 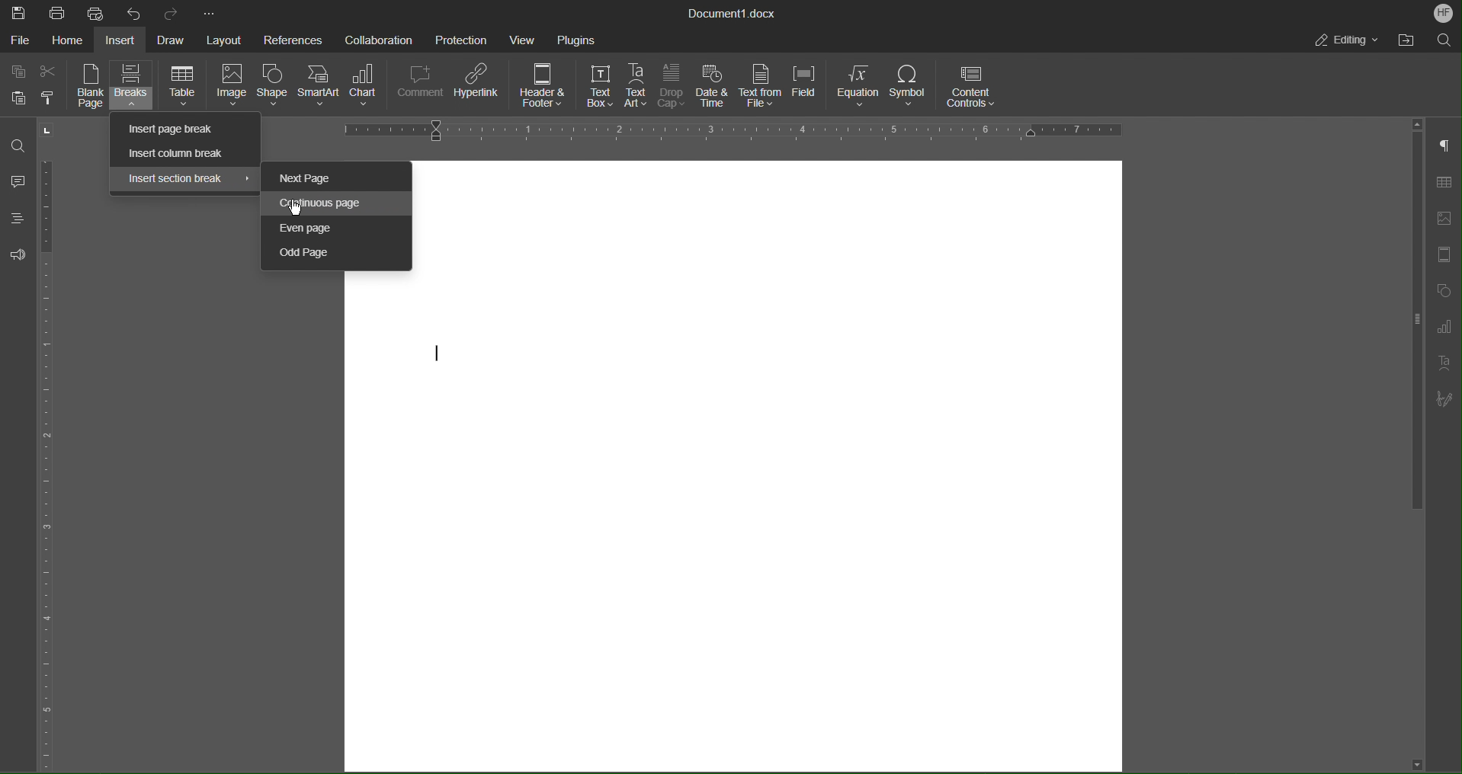 What do you see at coordinates (761, 86) in the screenshot?
I see `Text from File` at bounding box center [761, 86].